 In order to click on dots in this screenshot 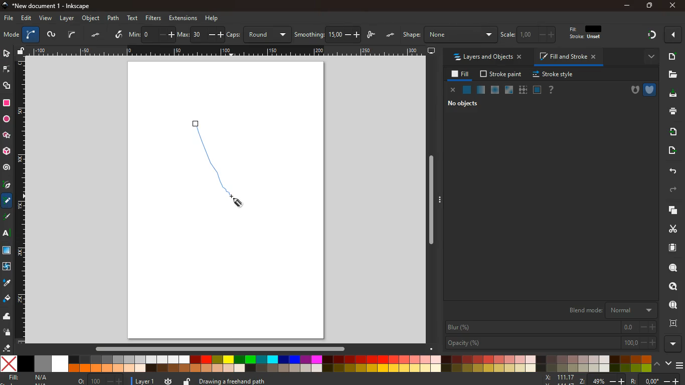, I will do `click(97, 35)`.